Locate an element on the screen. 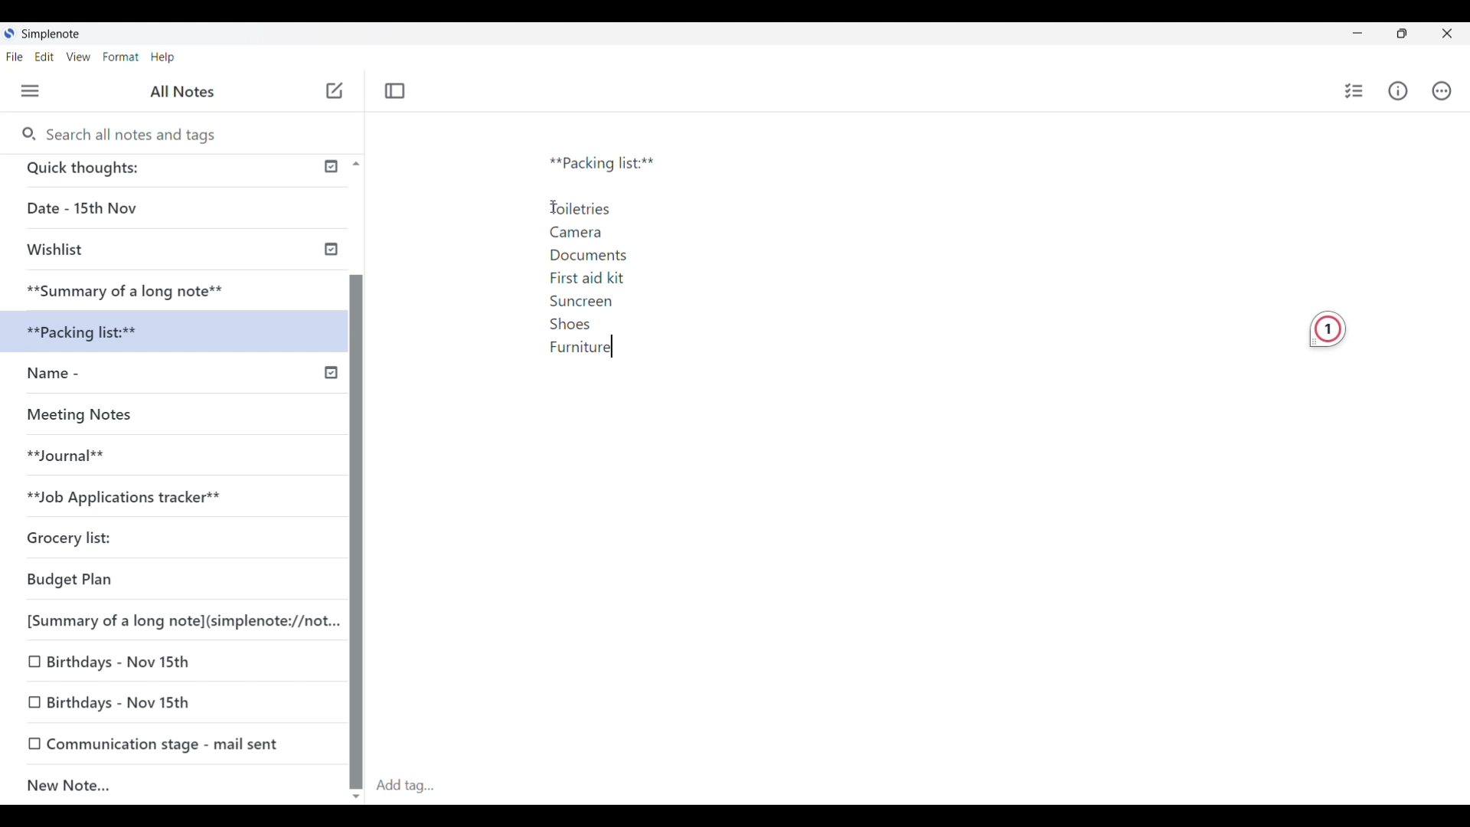 This screenshot has width=1470, height=827. Quick thoughts is located at coordinates (145, 170).